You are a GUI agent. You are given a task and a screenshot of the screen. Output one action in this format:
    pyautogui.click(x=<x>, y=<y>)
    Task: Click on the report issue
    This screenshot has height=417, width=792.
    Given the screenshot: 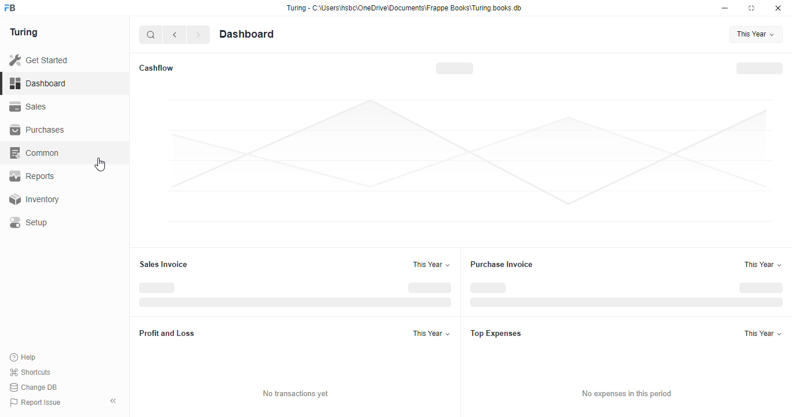 What is the action you would take?
    pyautogui.click(x=35, y=403)
    